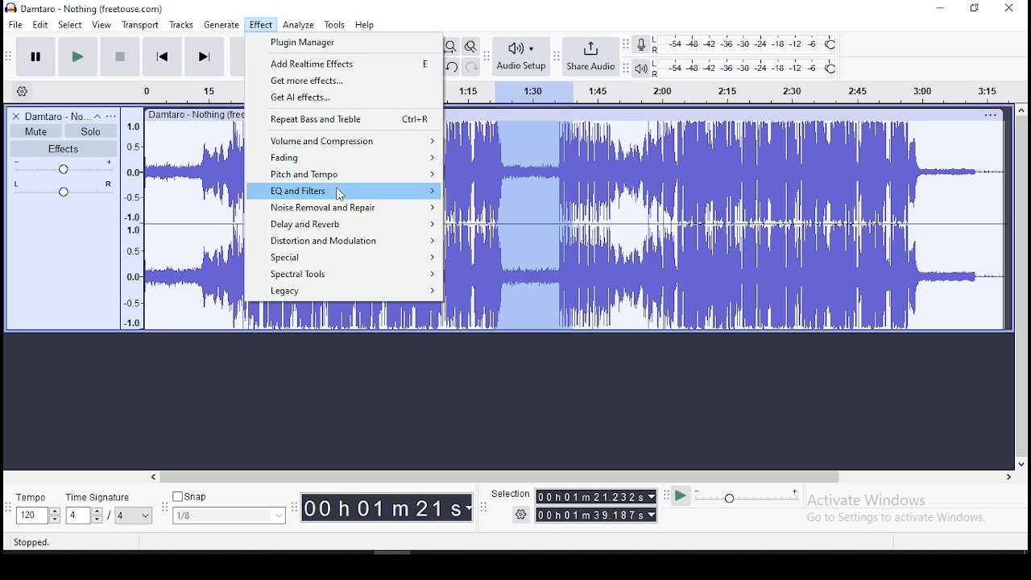  What do you see at coordinates (76, 516) in the screenshot?
I see `4` at bounding box center [76, 516].